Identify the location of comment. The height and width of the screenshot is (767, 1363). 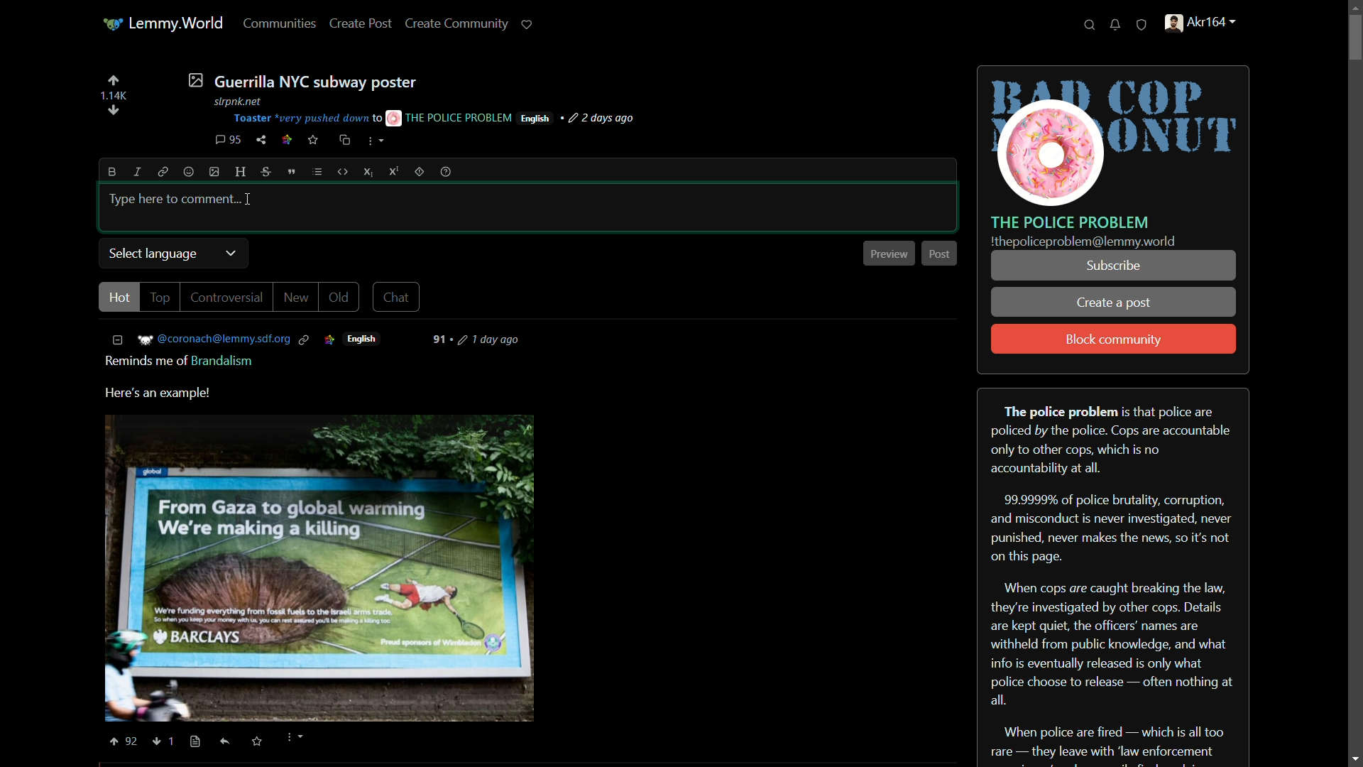
(228, 140).